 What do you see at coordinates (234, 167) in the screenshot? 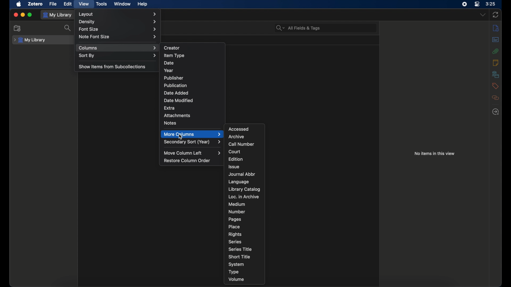
I see `issue` at bounding box center [234, 167].